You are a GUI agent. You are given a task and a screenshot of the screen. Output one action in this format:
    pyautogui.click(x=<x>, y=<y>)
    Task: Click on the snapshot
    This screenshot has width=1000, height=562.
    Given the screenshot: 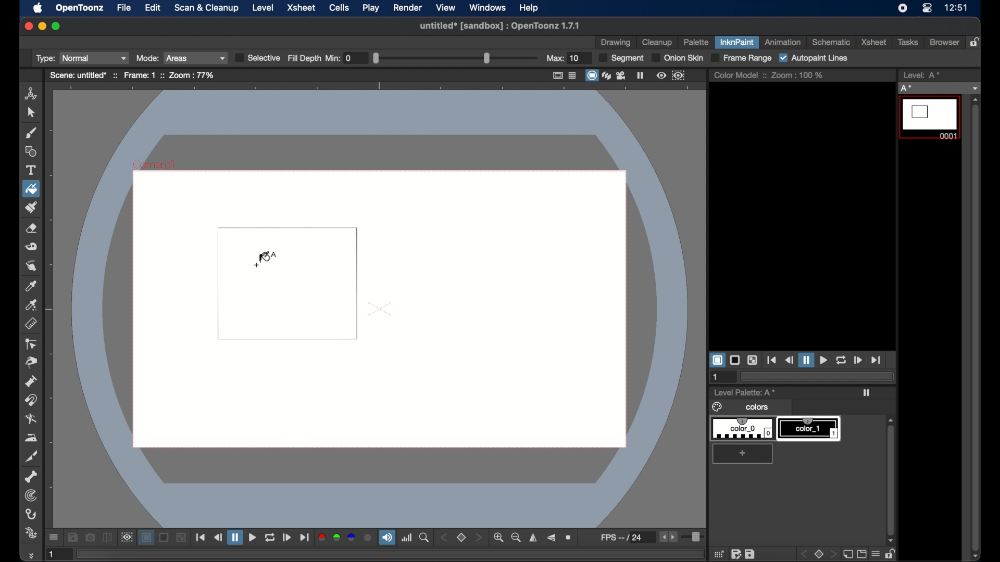 What is the action you would take?
    pyautogui.click(x=90, y=537)
    